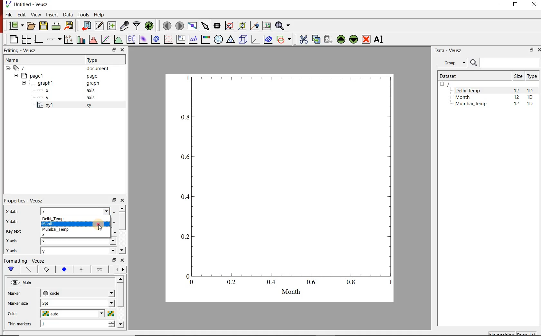 This screenshot has height=336, width=541. I want to click on Delhi_Temp, so click(469, 90).